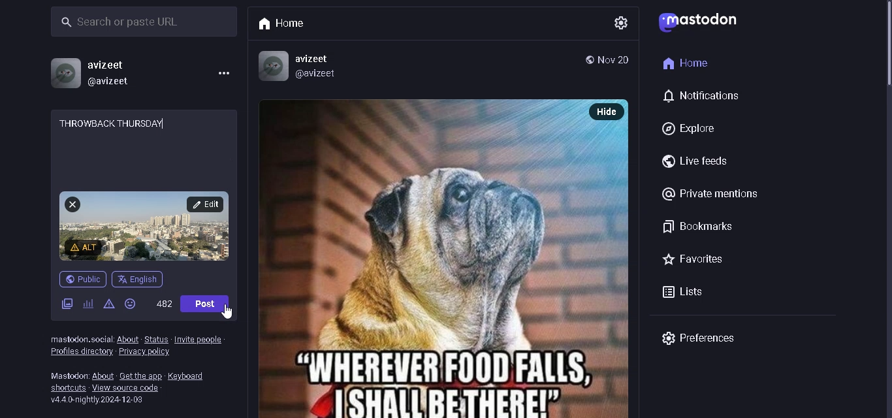  I want to click on about, so click(127, 339).